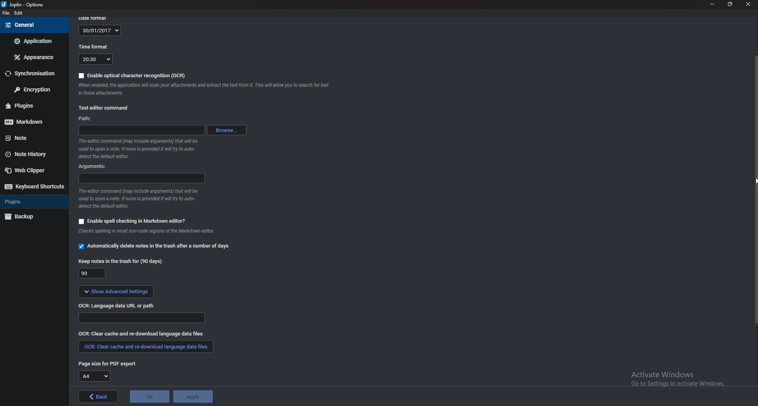 This screenshot has height=406, width=758. I want to click on automatically delete notes, so click(158, 248).